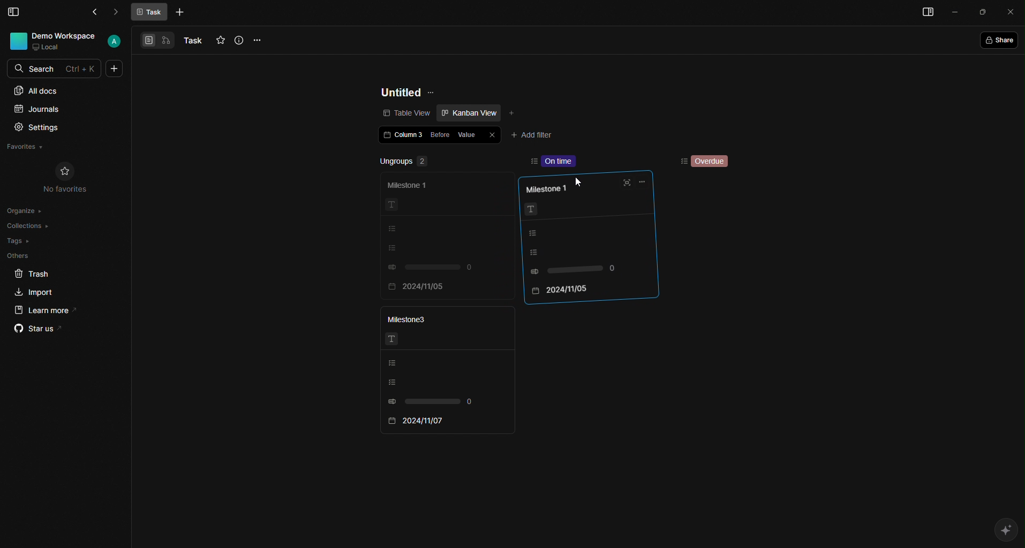  Describe the element at coordinates (576, 271) in the screenshot. I see `0` at that location.